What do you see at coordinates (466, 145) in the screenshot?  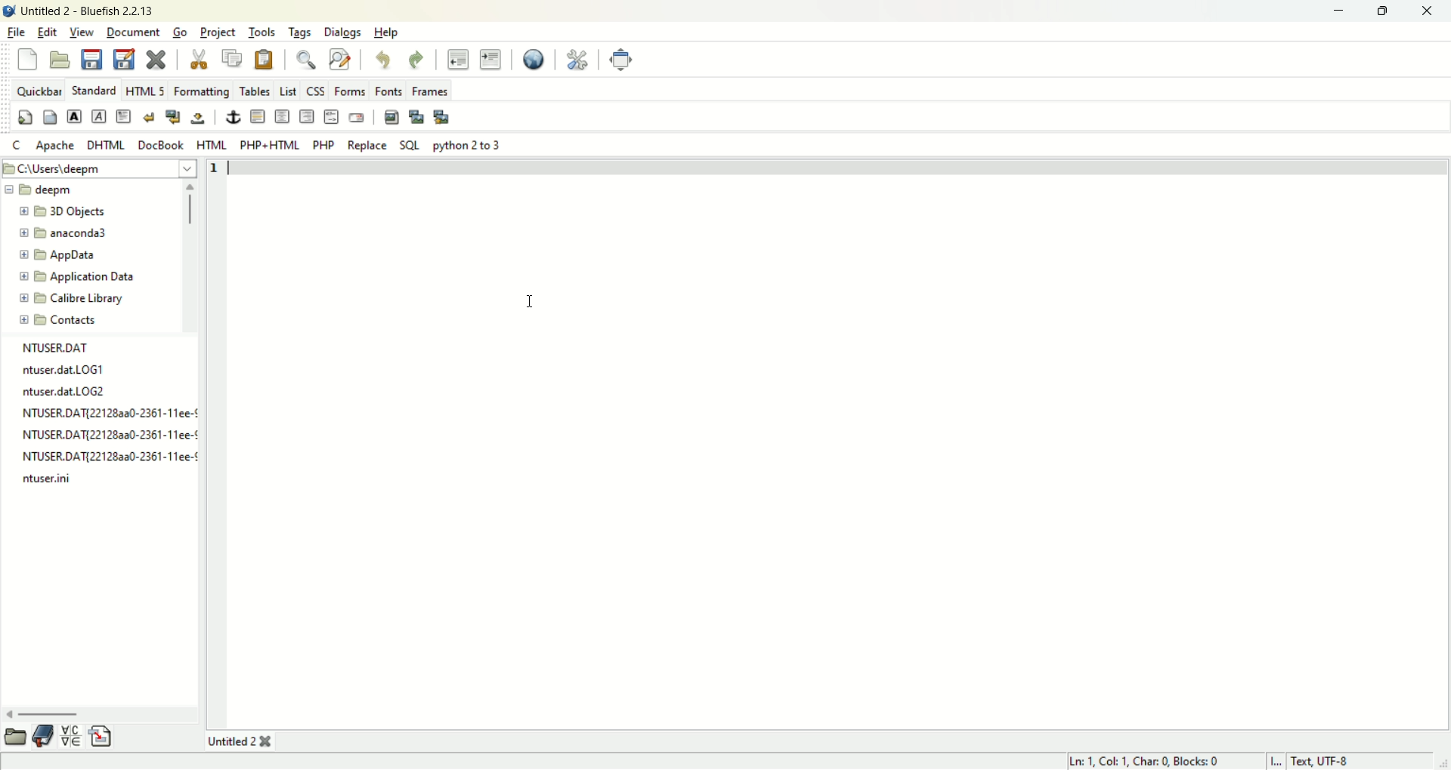 I see `PYTHON 2 TO 3` at bounding box center [466, 145].